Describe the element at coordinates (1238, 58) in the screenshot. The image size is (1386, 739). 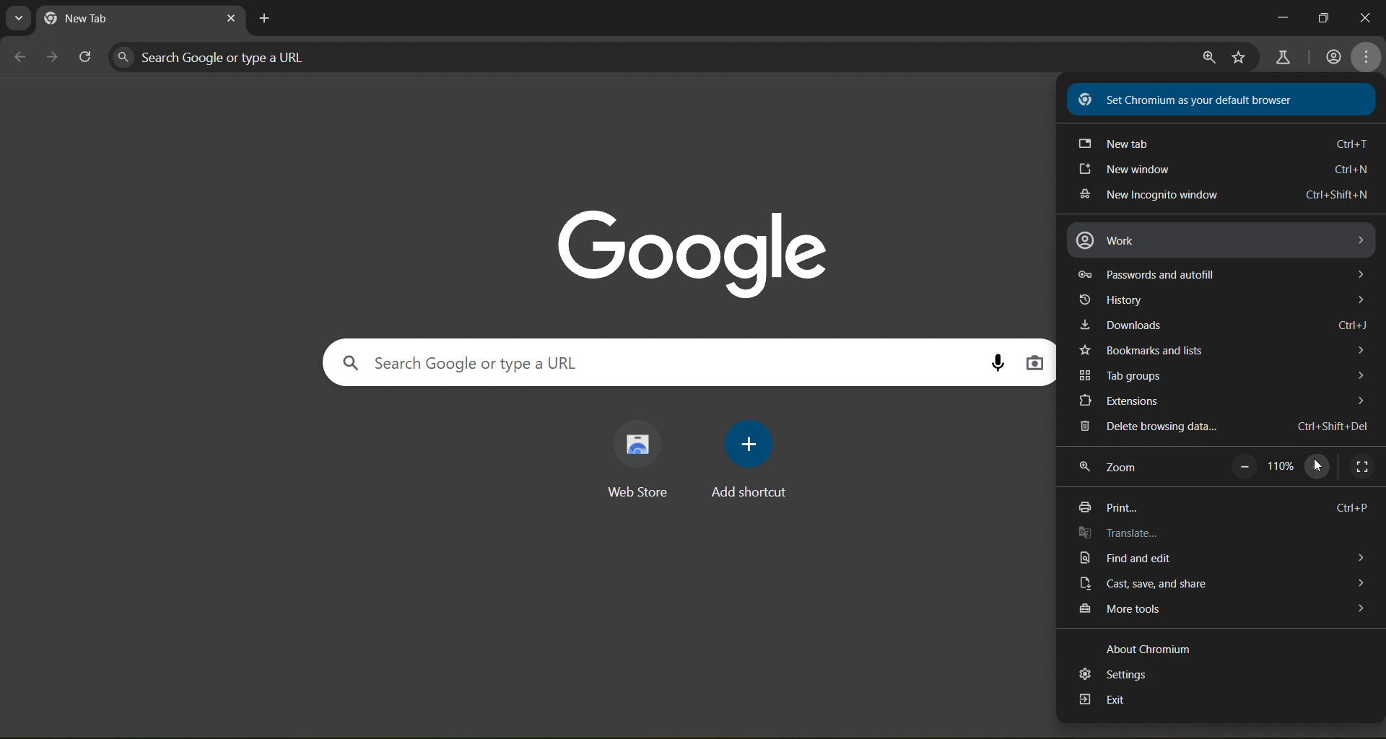
I see `bookmark page` at that location.